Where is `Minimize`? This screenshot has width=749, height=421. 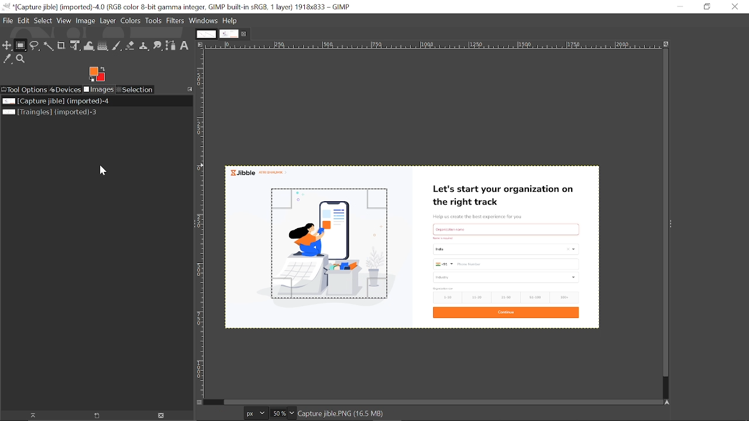
Minimize is located at coordinates (681, 7).